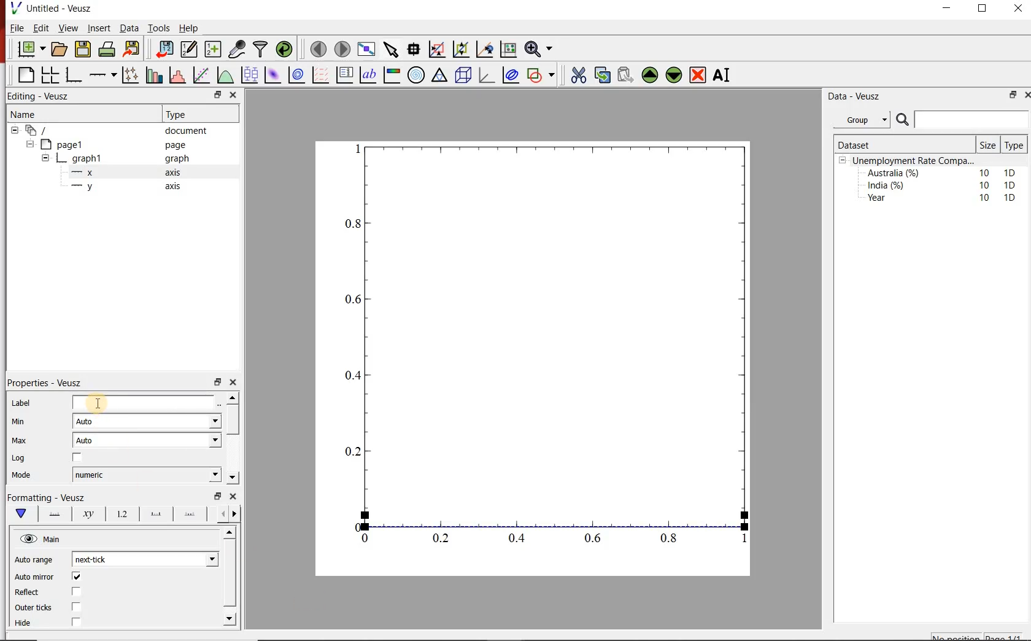 This screenshot has height=641, width=1031. I want to click on Type, so click(192, 114).